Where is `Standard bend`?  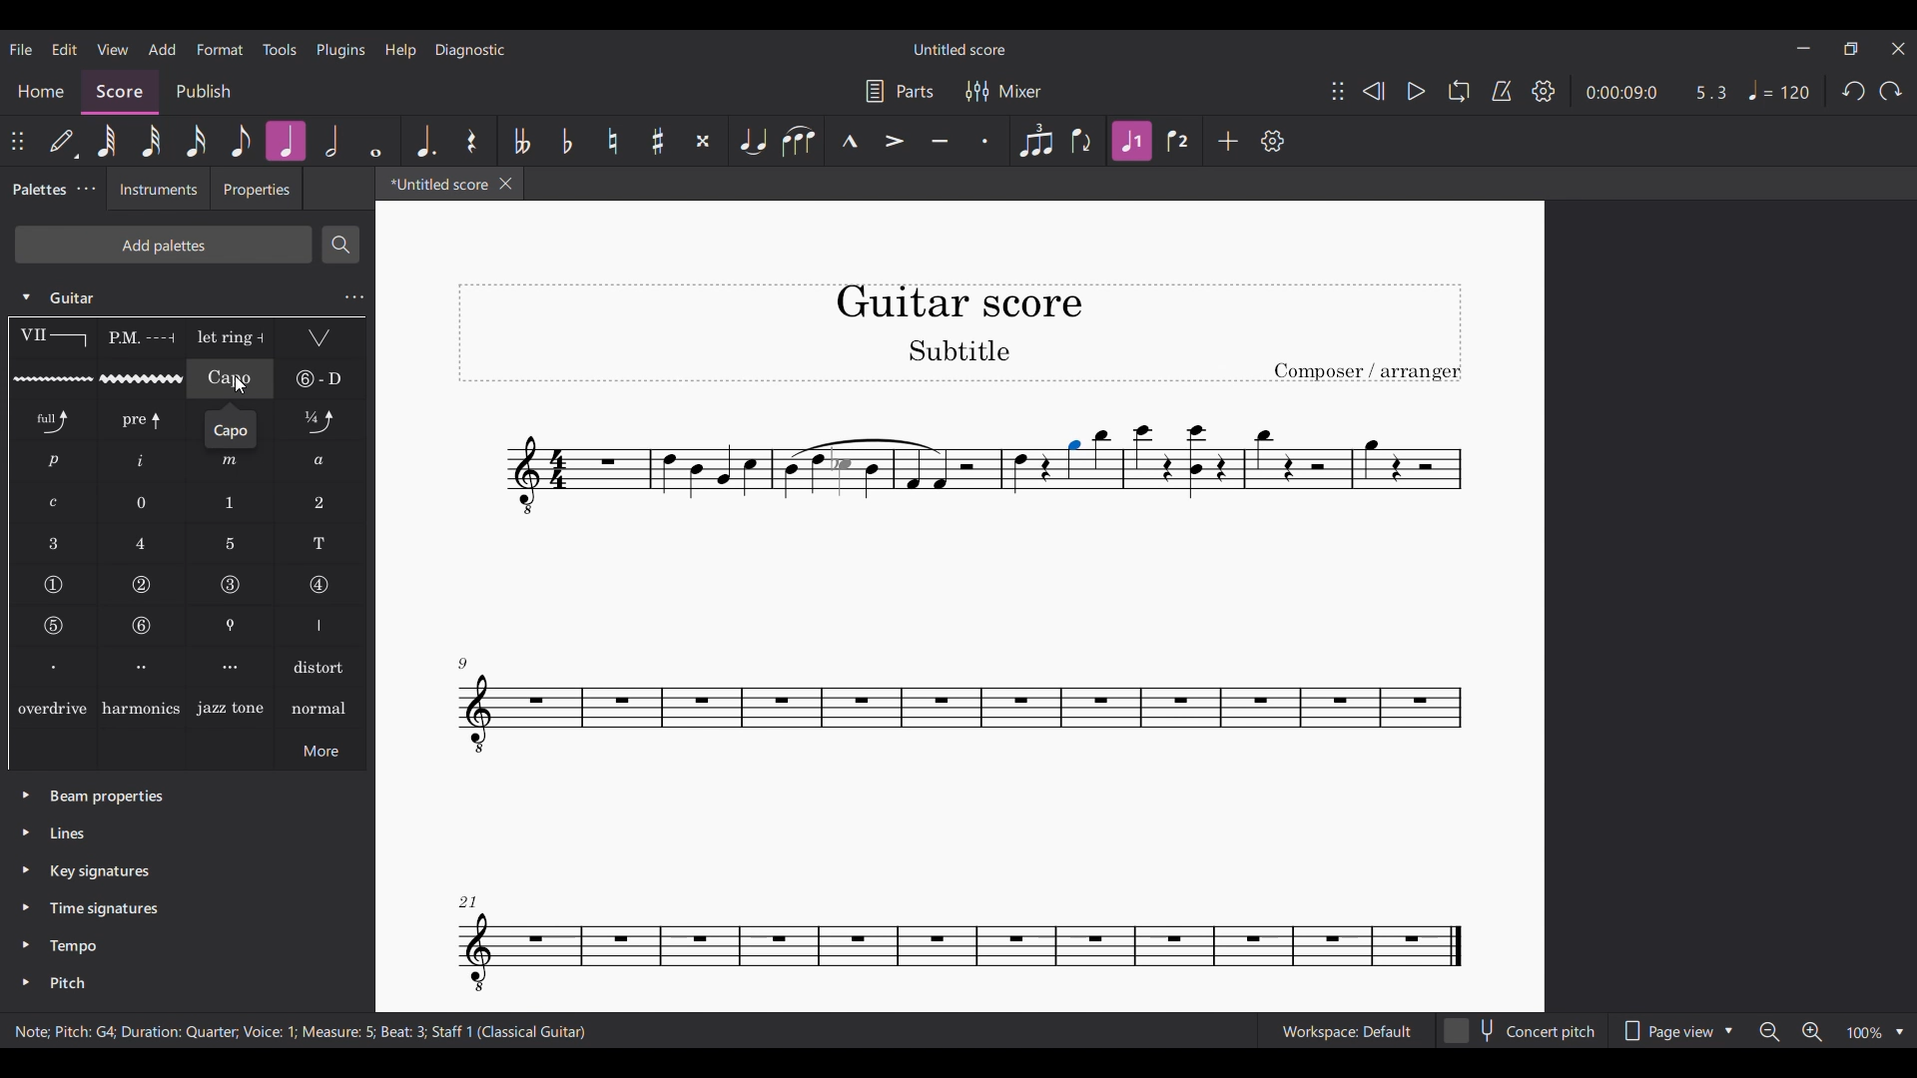
Standard bend is located at coordinates (54, 420).